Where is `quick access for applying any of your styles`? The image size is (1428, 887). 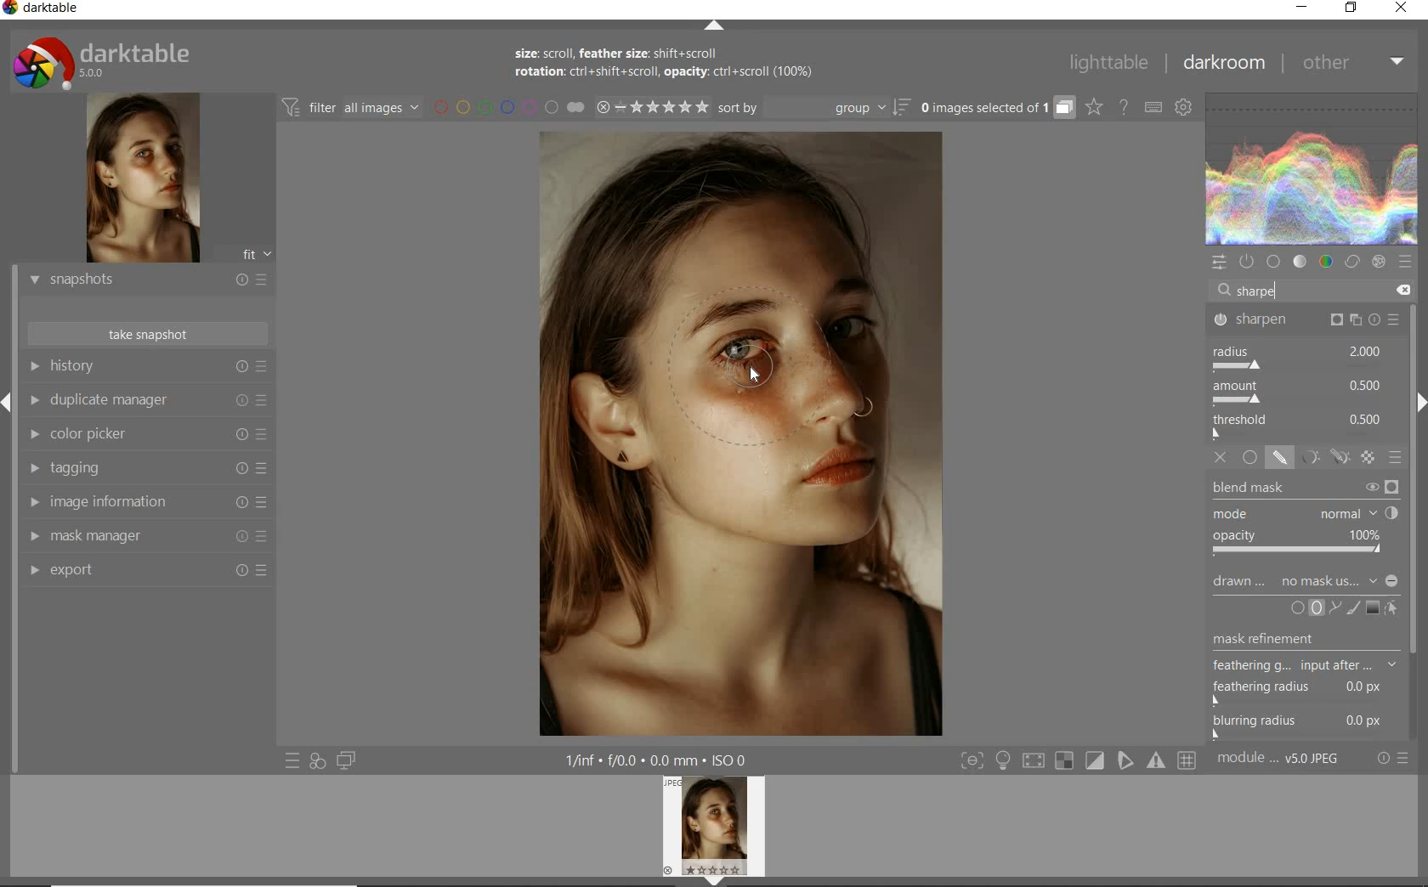
quick access for applying any of your styles is located at coordinates (316, 761).